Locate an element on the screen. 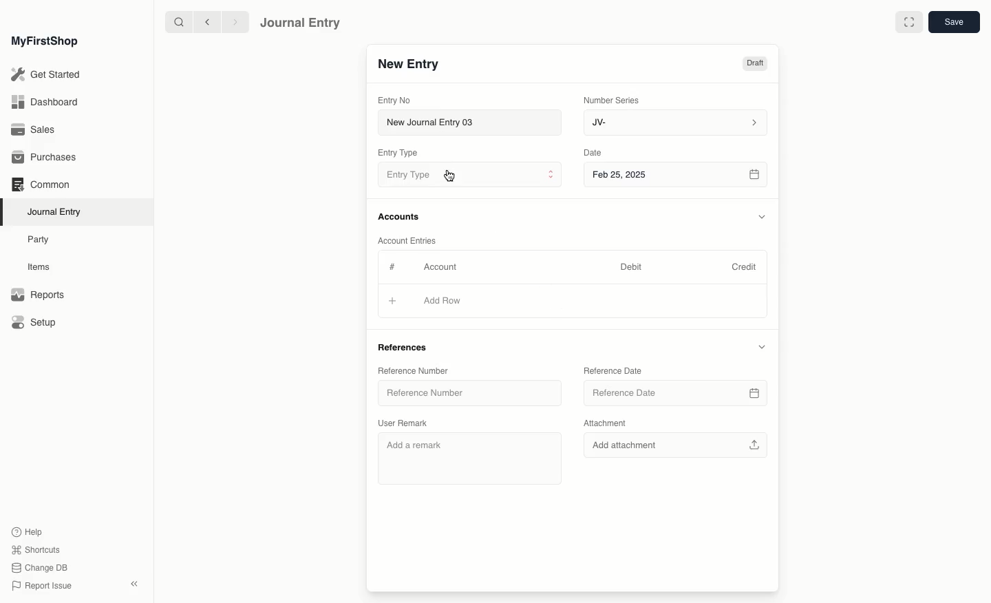  Add Row is located at coordinates (441, 300).